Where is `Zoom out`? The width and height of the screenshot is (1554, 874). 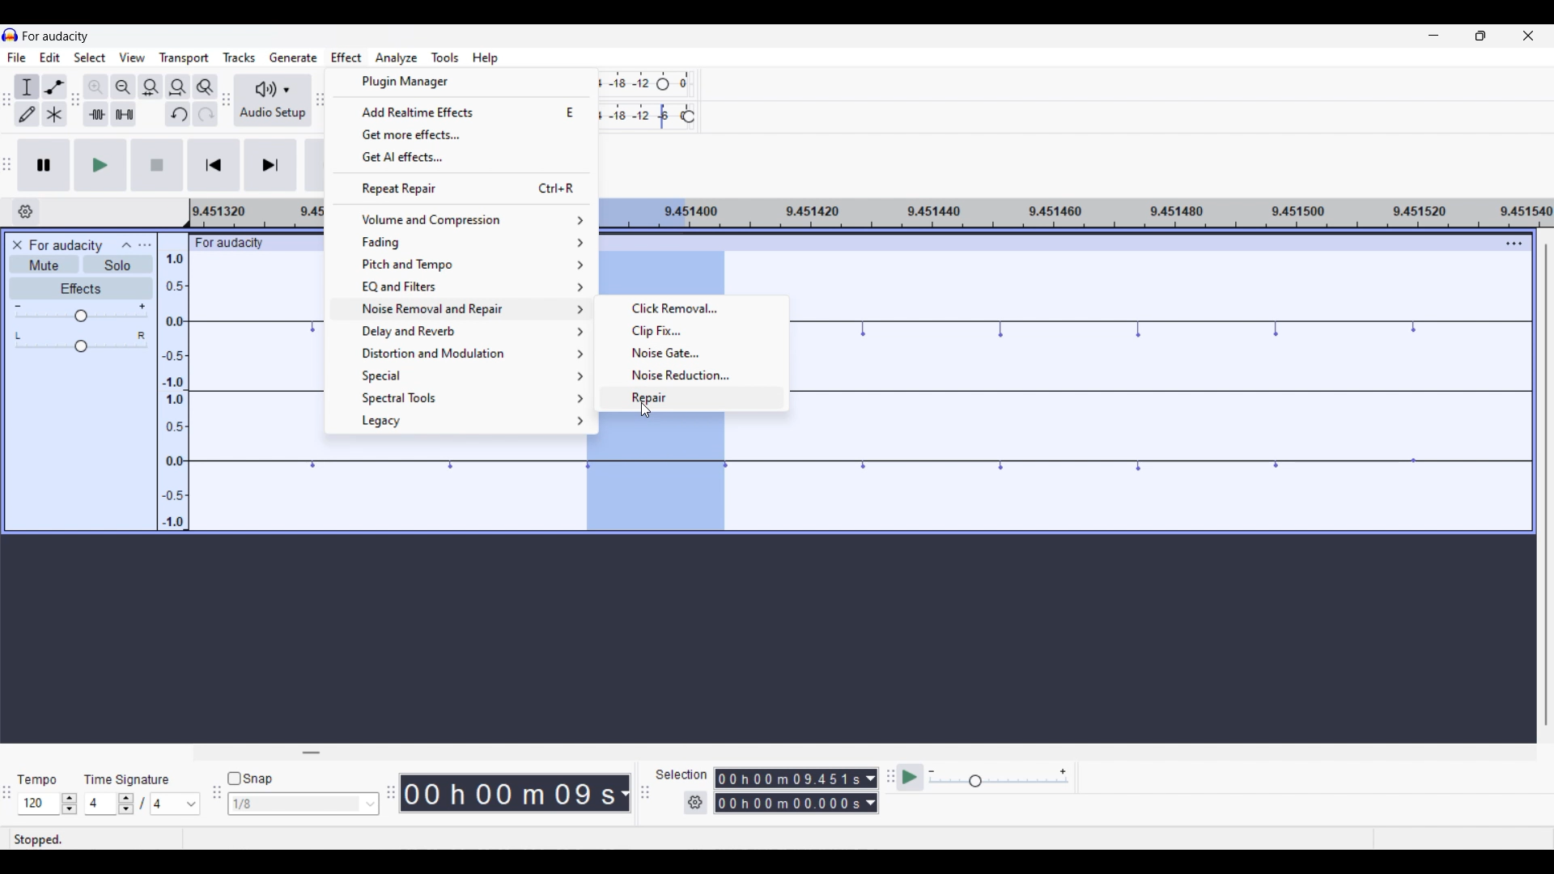
Zoom out is located at coordinates (123, 87).